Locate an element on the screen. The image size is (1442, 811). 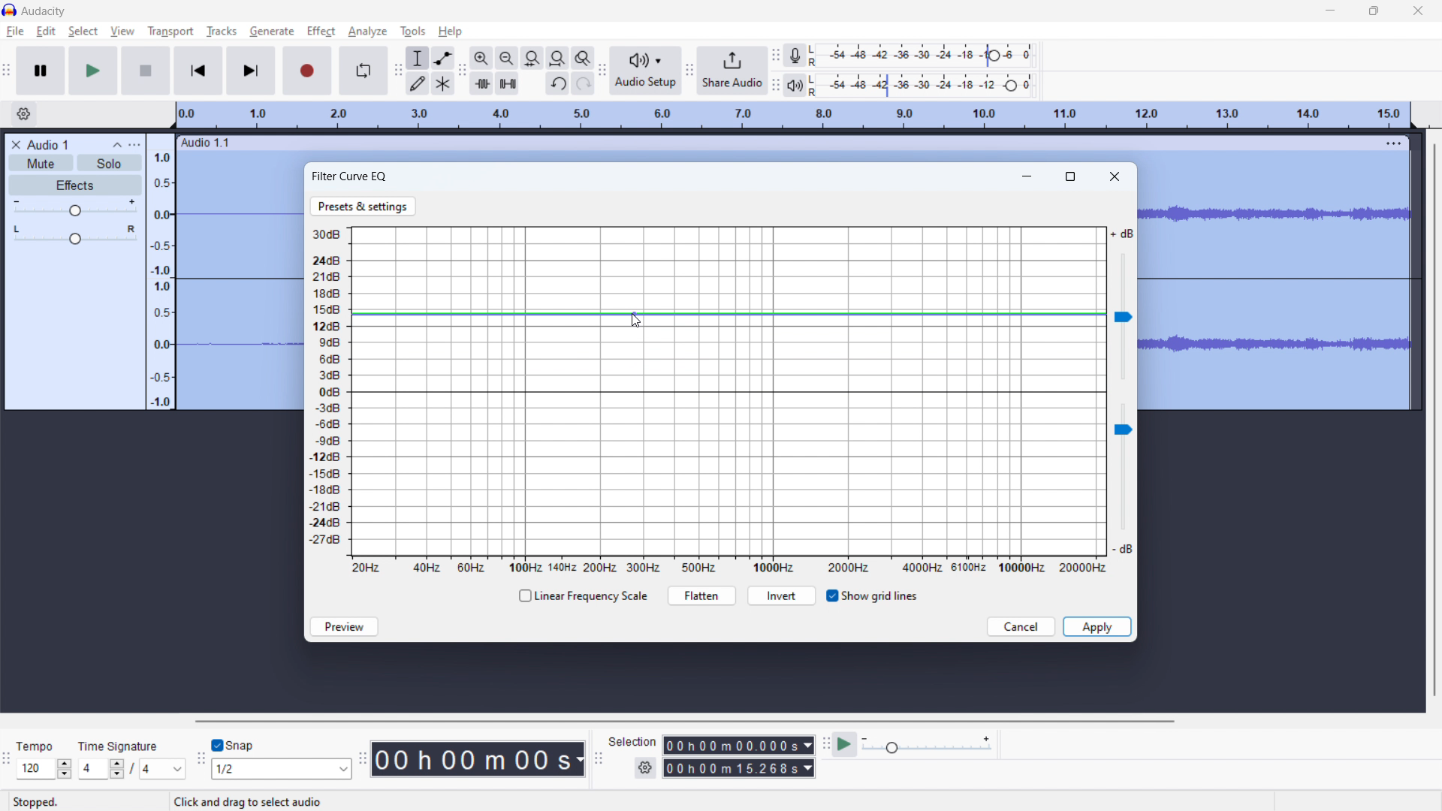
playback speed is located at coordinates (928, 746).